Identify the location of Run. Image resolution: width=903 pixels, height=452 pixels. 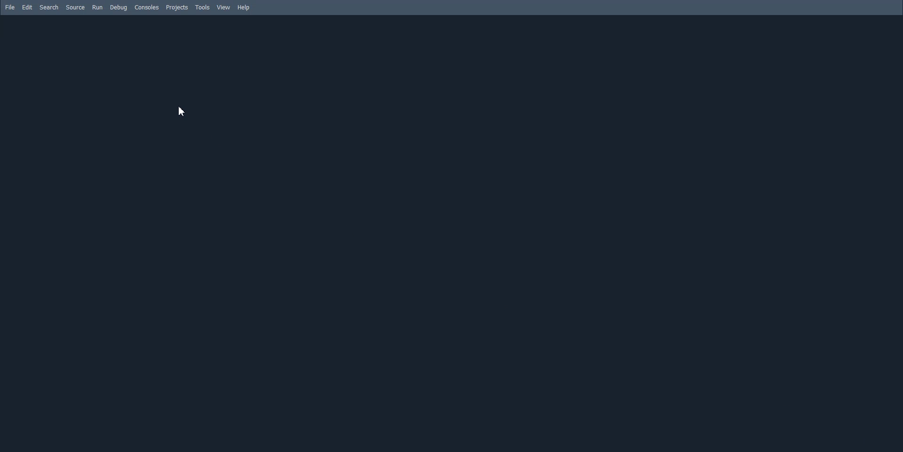
(97, 8).